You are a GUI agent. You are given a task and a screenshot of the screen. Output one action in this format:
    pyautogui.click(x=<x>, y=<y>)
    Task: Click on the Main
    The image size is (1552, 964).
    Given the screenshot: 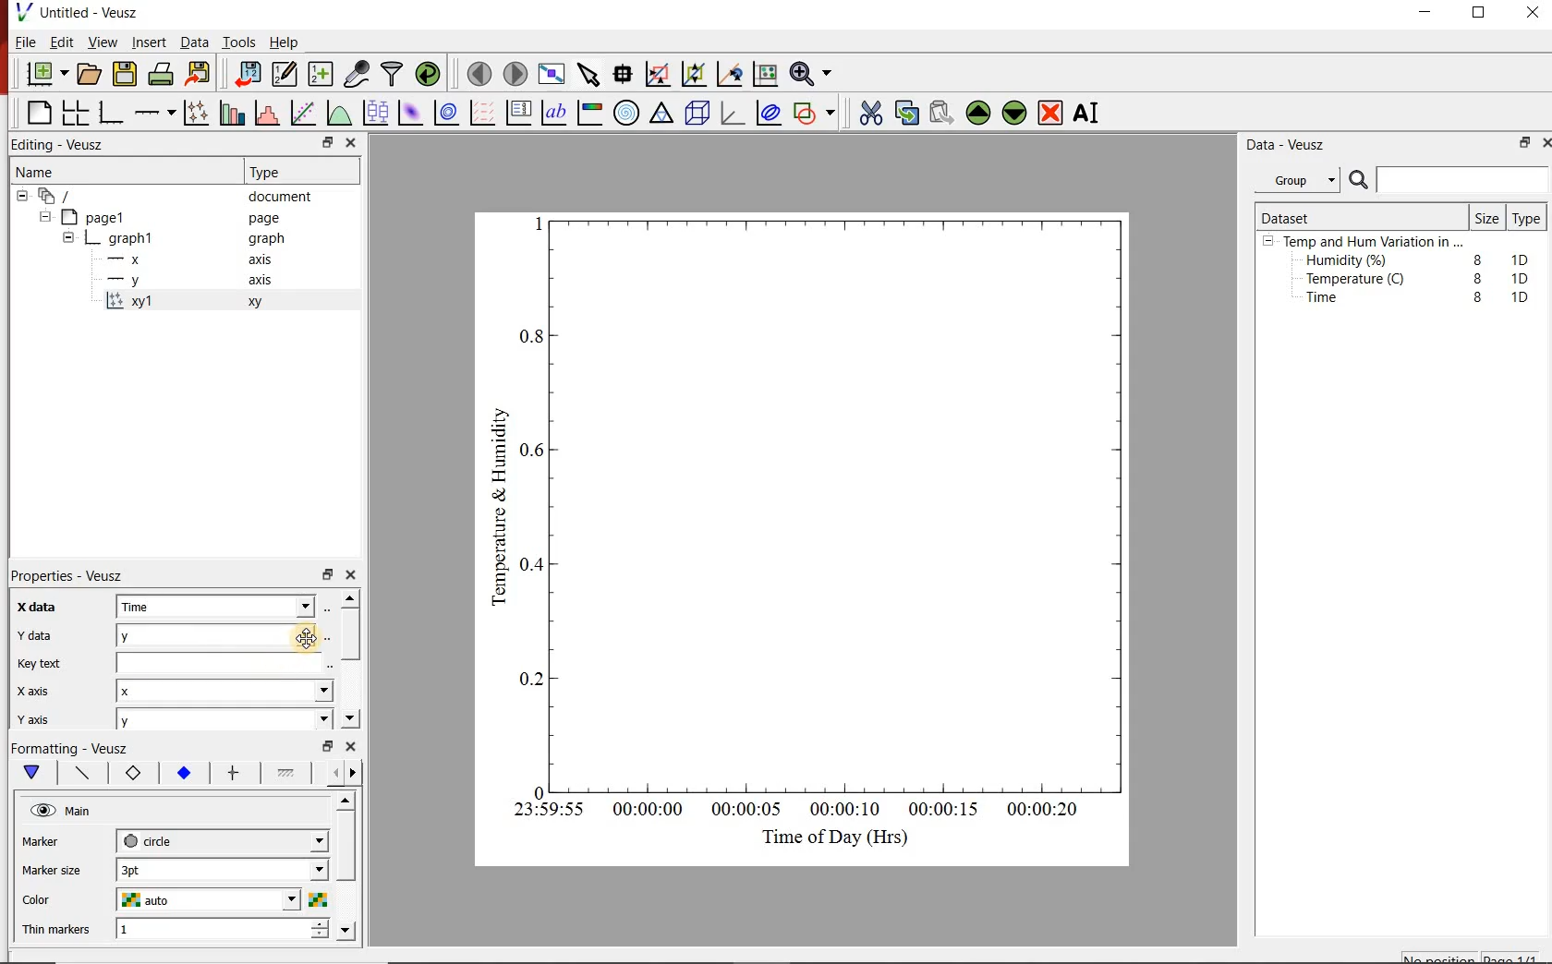 What is the action you would take?
    pyautogui.click(x=91, y=813)
    